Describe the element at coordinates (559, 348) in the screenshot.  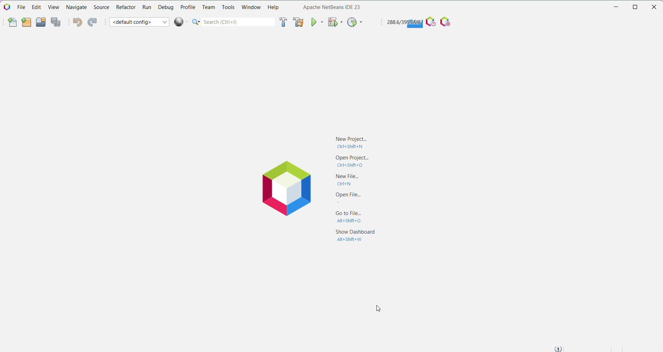
I see `Notifications` at that location.